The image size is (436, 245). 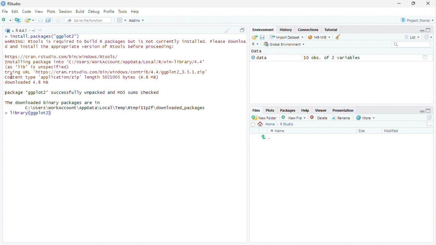 What do you see at coordinates (66, 11) in the screenshot?
I see `Session` at bounding box center [66, 11].